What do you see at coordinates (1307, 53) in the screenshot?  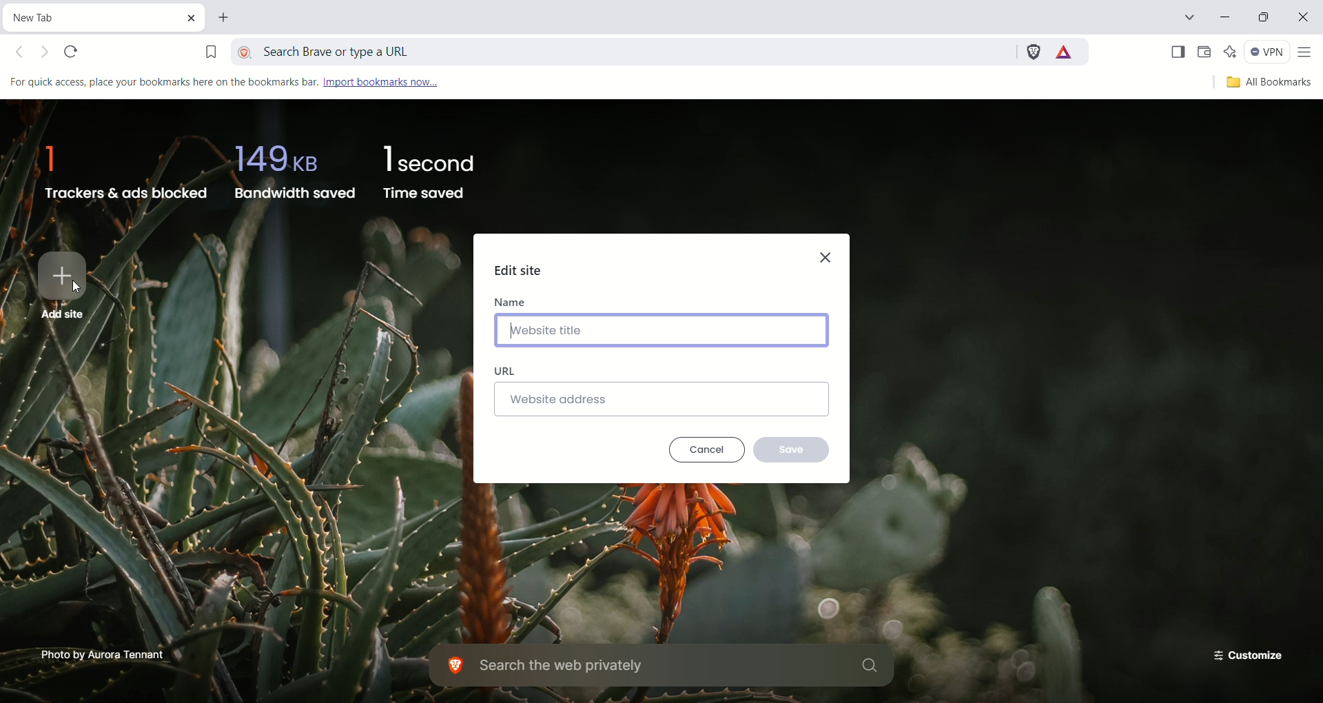 I see `customize and control brave` at bounding box center [1307, 53].